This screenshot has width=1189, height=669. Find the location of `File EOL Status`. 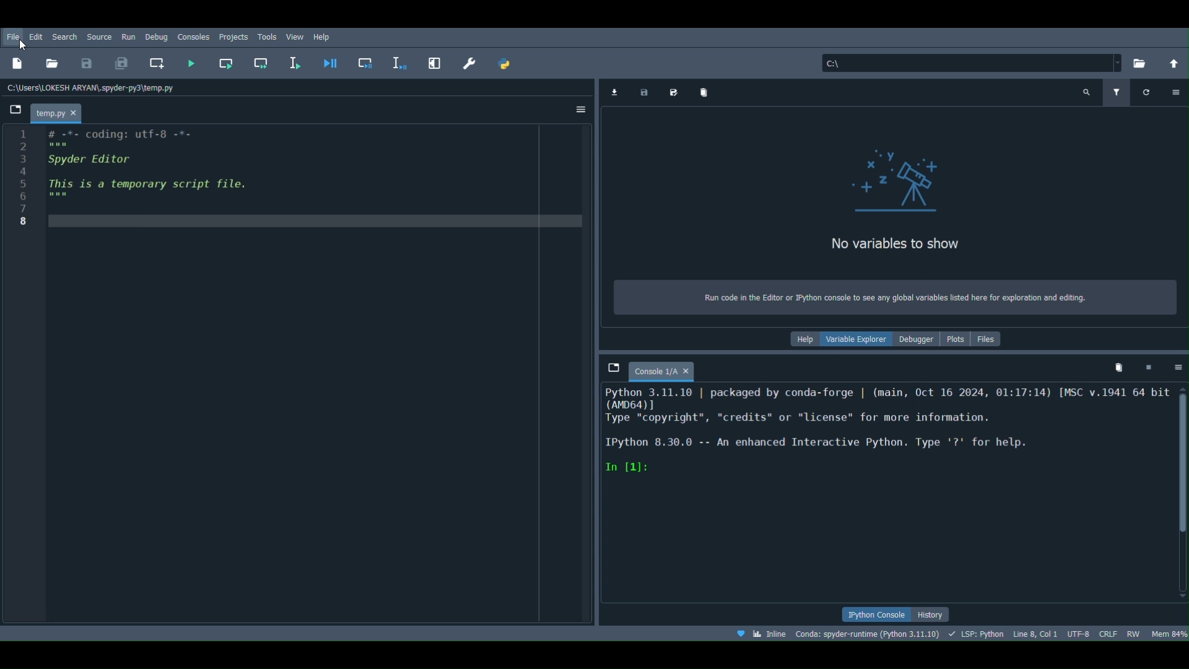

File EOL Status is located at coordinates (1110, 632).